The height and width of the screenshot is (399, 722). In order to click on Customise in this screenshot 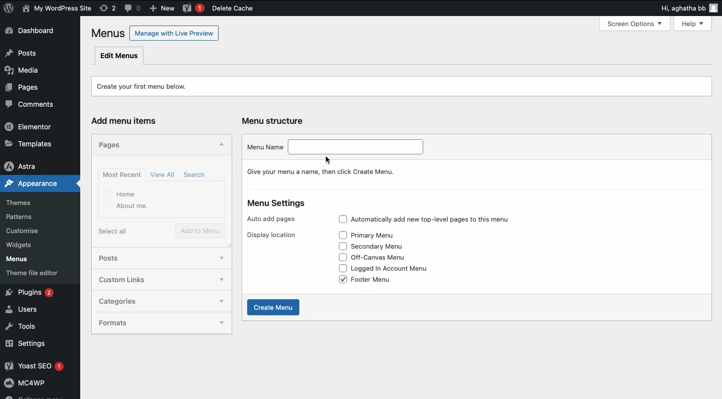, I will do `click(22, 232)`.